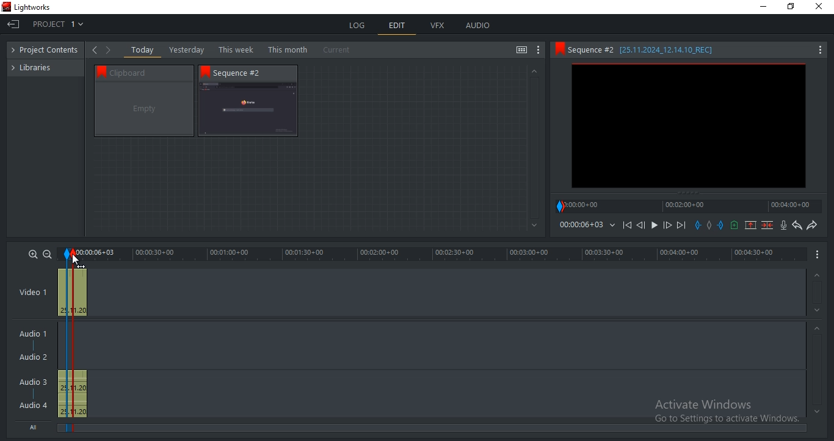 The image size is (834, 441). What do you see at coordinates (99, 71) in the screenshot?
I see `Bookmark icon` at bounding box center [99, 71].